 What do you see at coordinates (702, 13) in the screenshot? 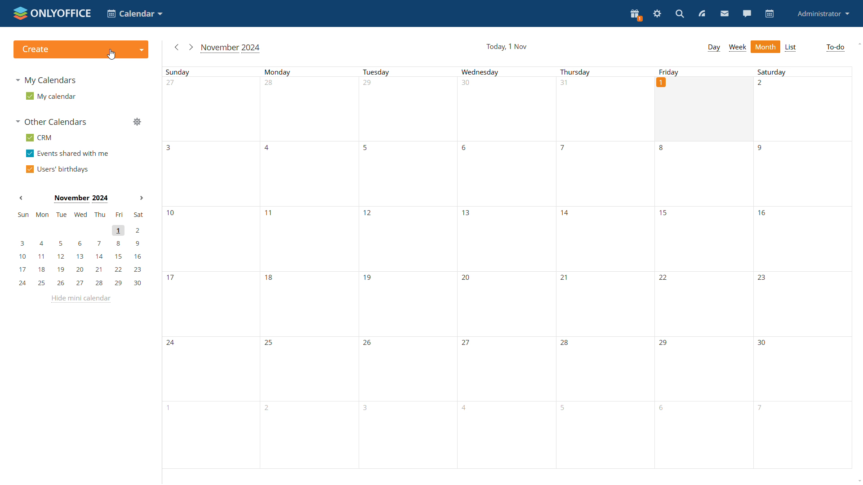
I see `view` at bounding box center [702, 13].